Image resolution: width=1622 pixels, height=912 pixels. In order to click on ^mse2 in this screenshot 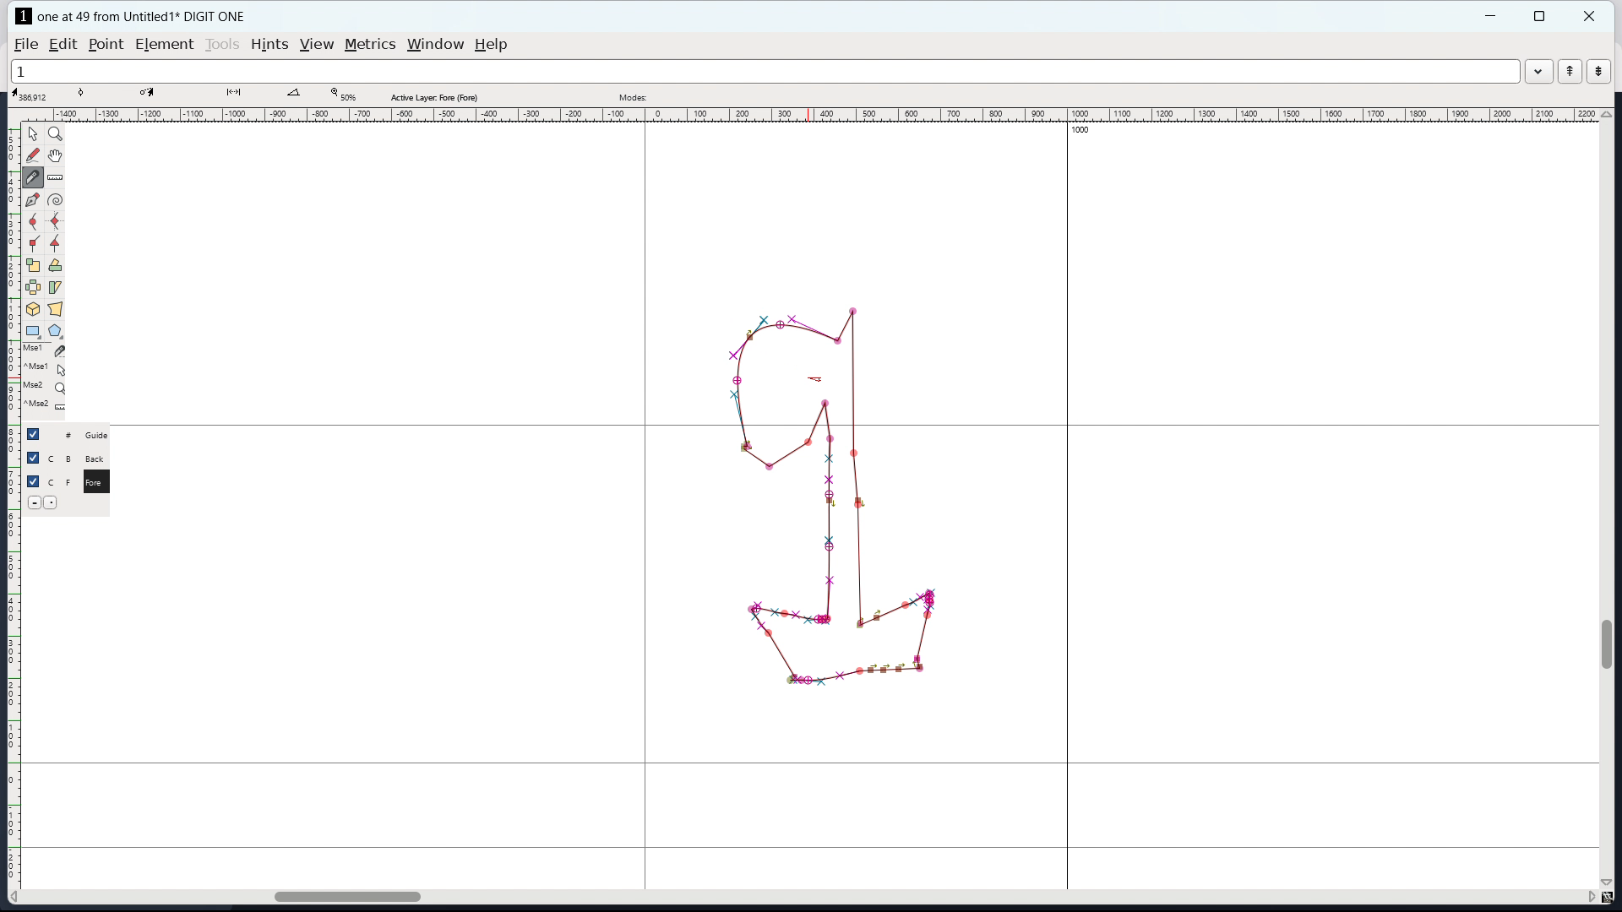, I will do `click(47, 406)`.